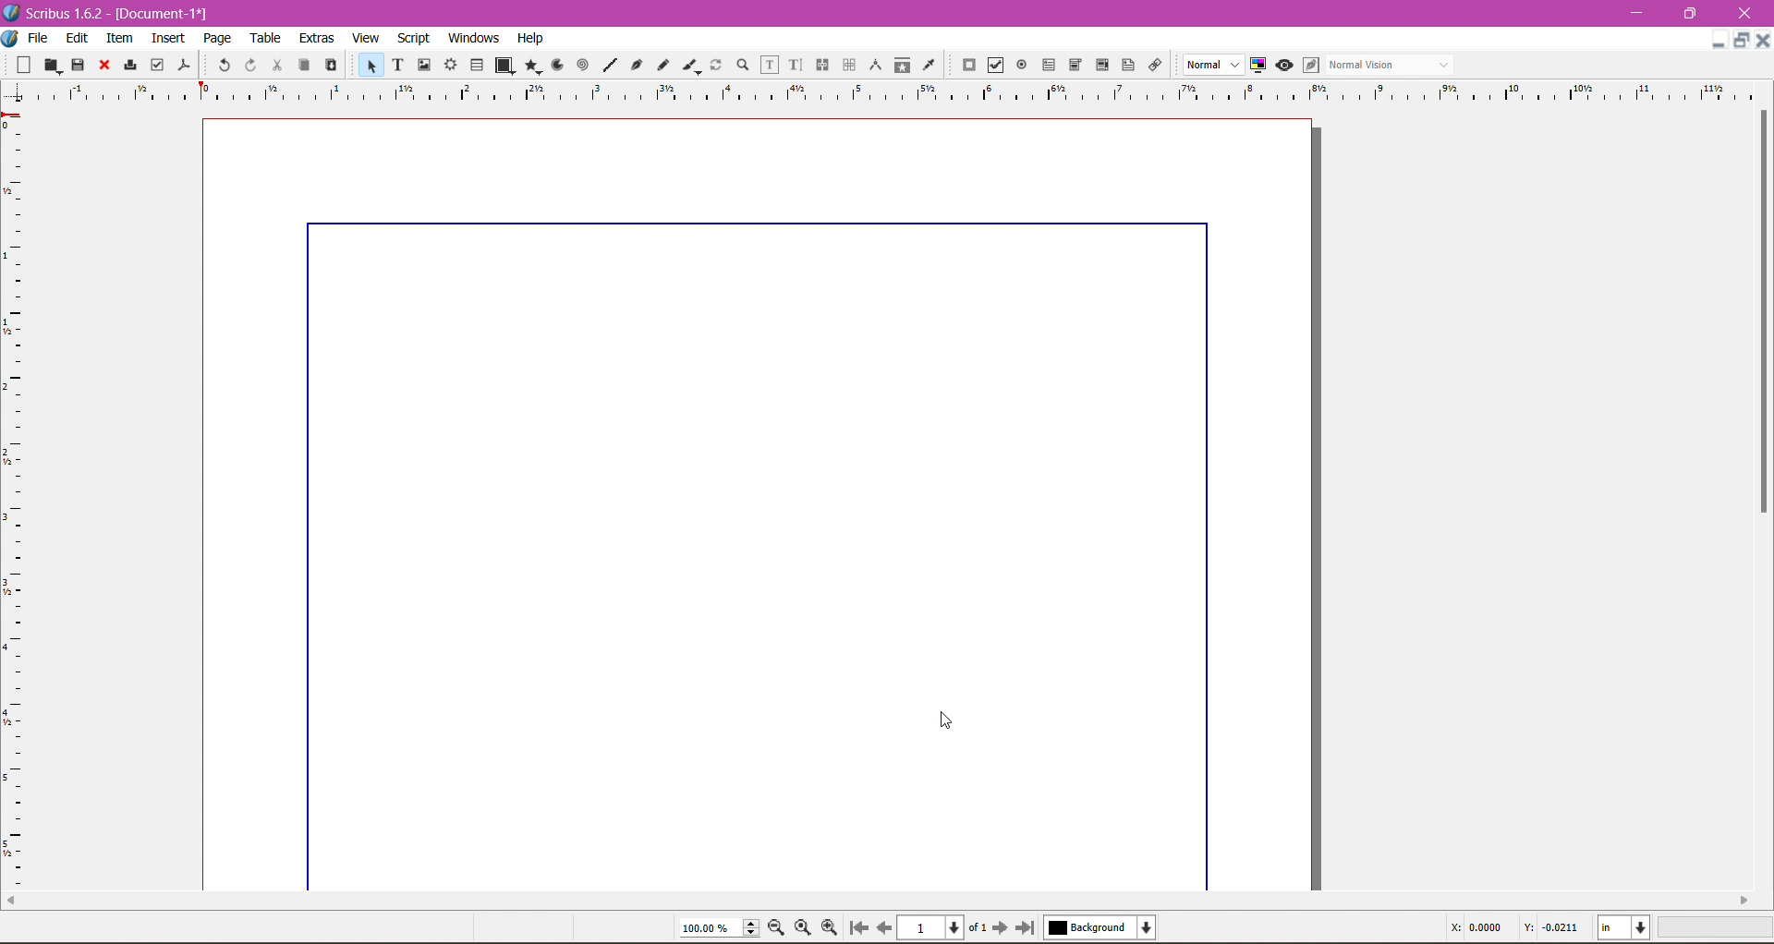  I want to click on Page, so click(214, 38).